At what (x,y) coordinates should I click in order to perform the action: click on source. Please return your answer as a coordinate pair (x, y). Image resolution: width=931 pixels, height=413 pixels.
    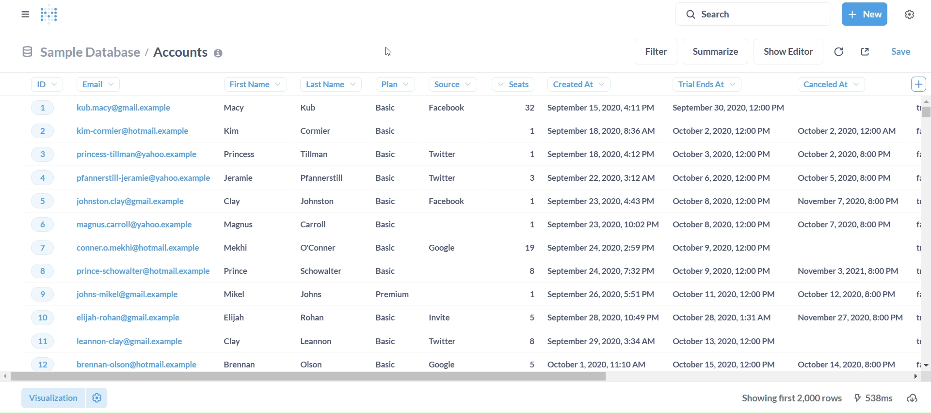
    Looking at the image, I should click on (454, 221).